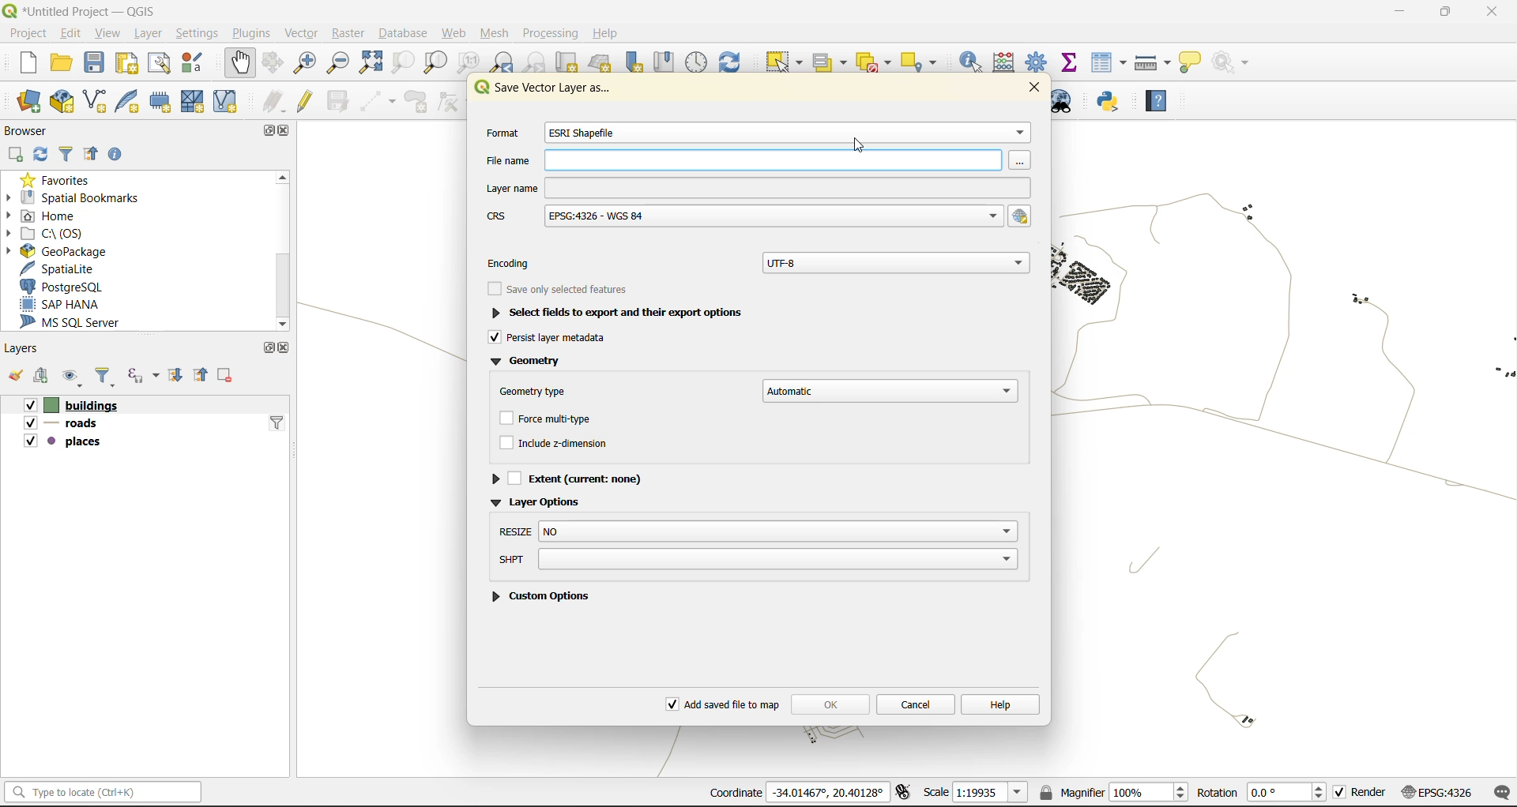  I want to click on database, so click(406, 32).